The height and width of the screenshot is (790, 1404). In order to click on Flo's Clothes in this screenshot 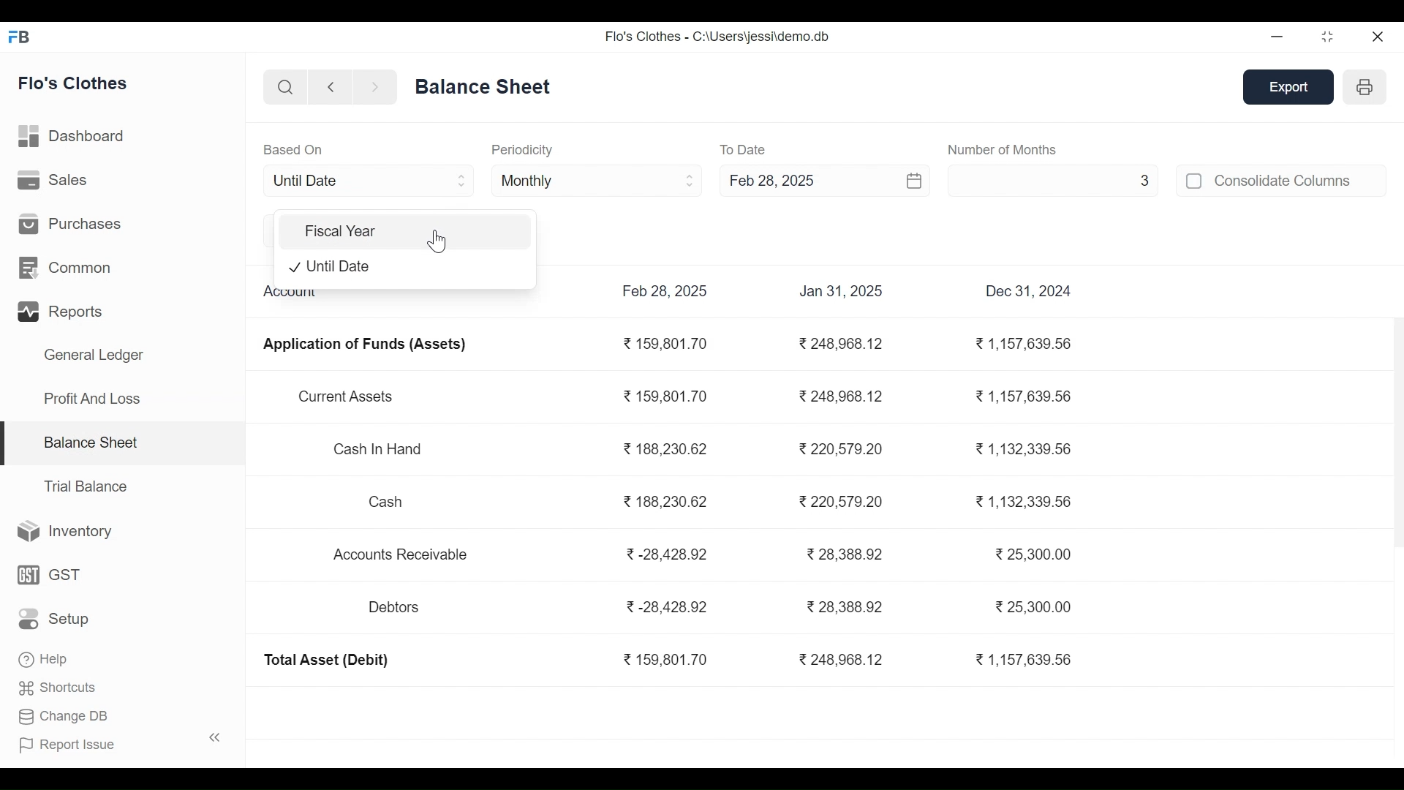, I will do `click(75, 85)`.